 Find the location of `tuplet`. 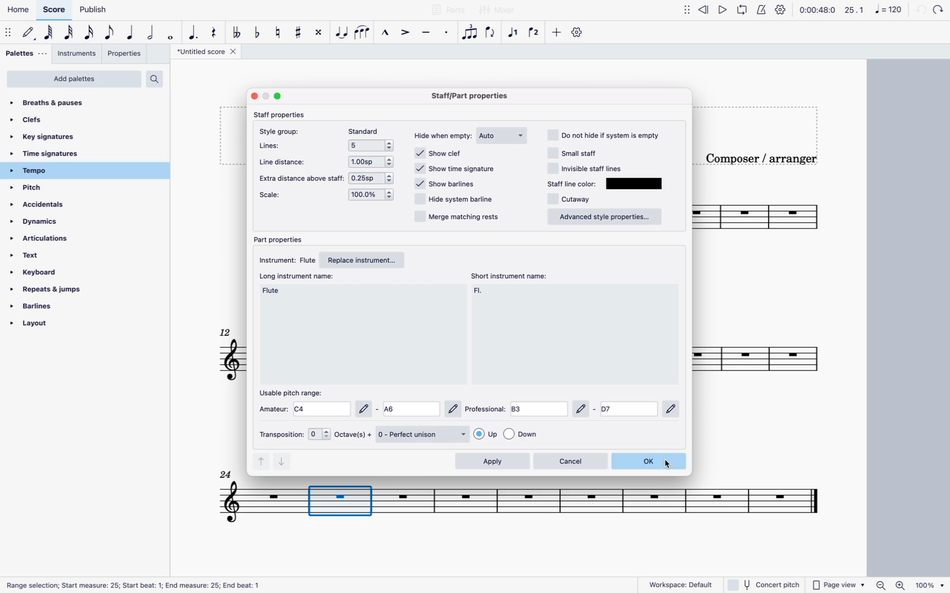

tuplet is located at coordinates (469, 33).